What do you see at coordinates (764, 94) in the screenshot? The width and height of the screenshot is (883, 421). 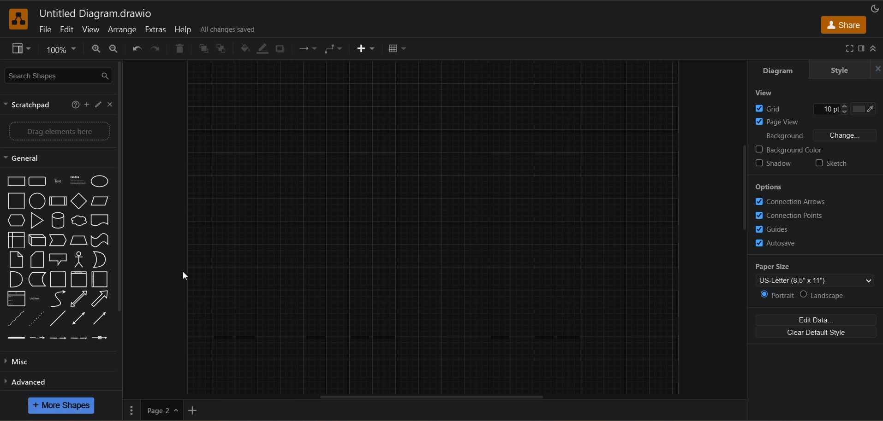 I see `view` at bounding box center [764, 94].